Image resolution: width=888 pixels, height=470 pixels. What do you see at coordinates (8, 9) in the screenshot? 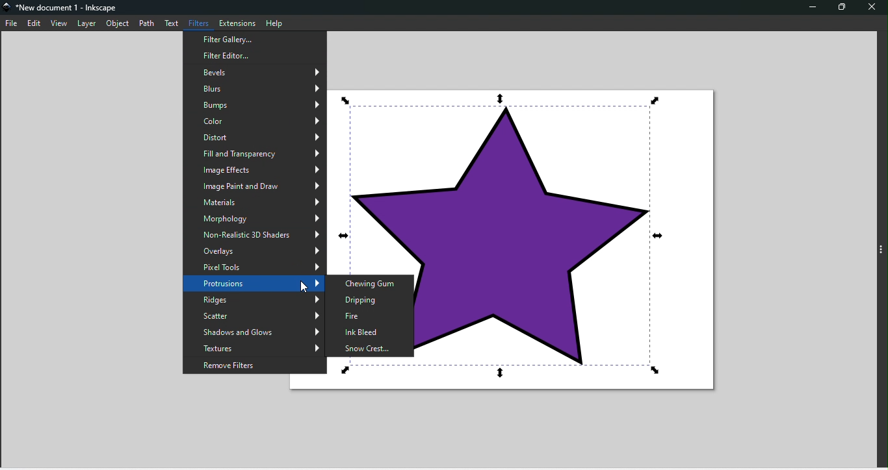
I see `logo` at bounding box center [8, 9].